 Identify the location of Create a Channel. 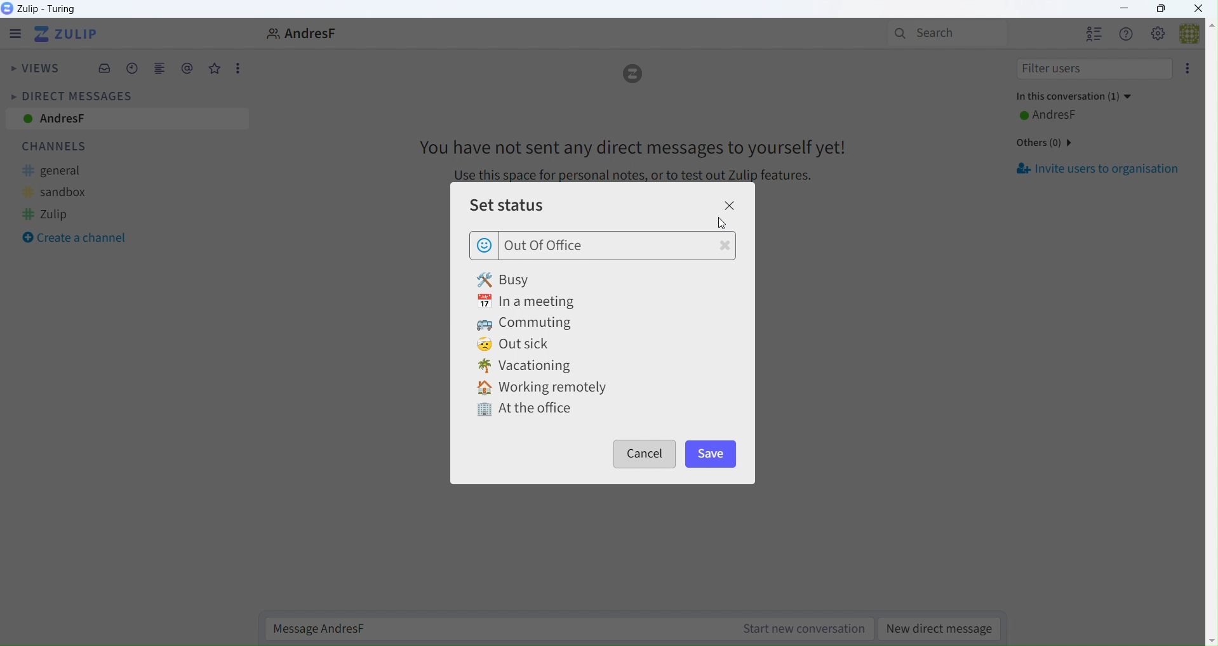
(75, 239).